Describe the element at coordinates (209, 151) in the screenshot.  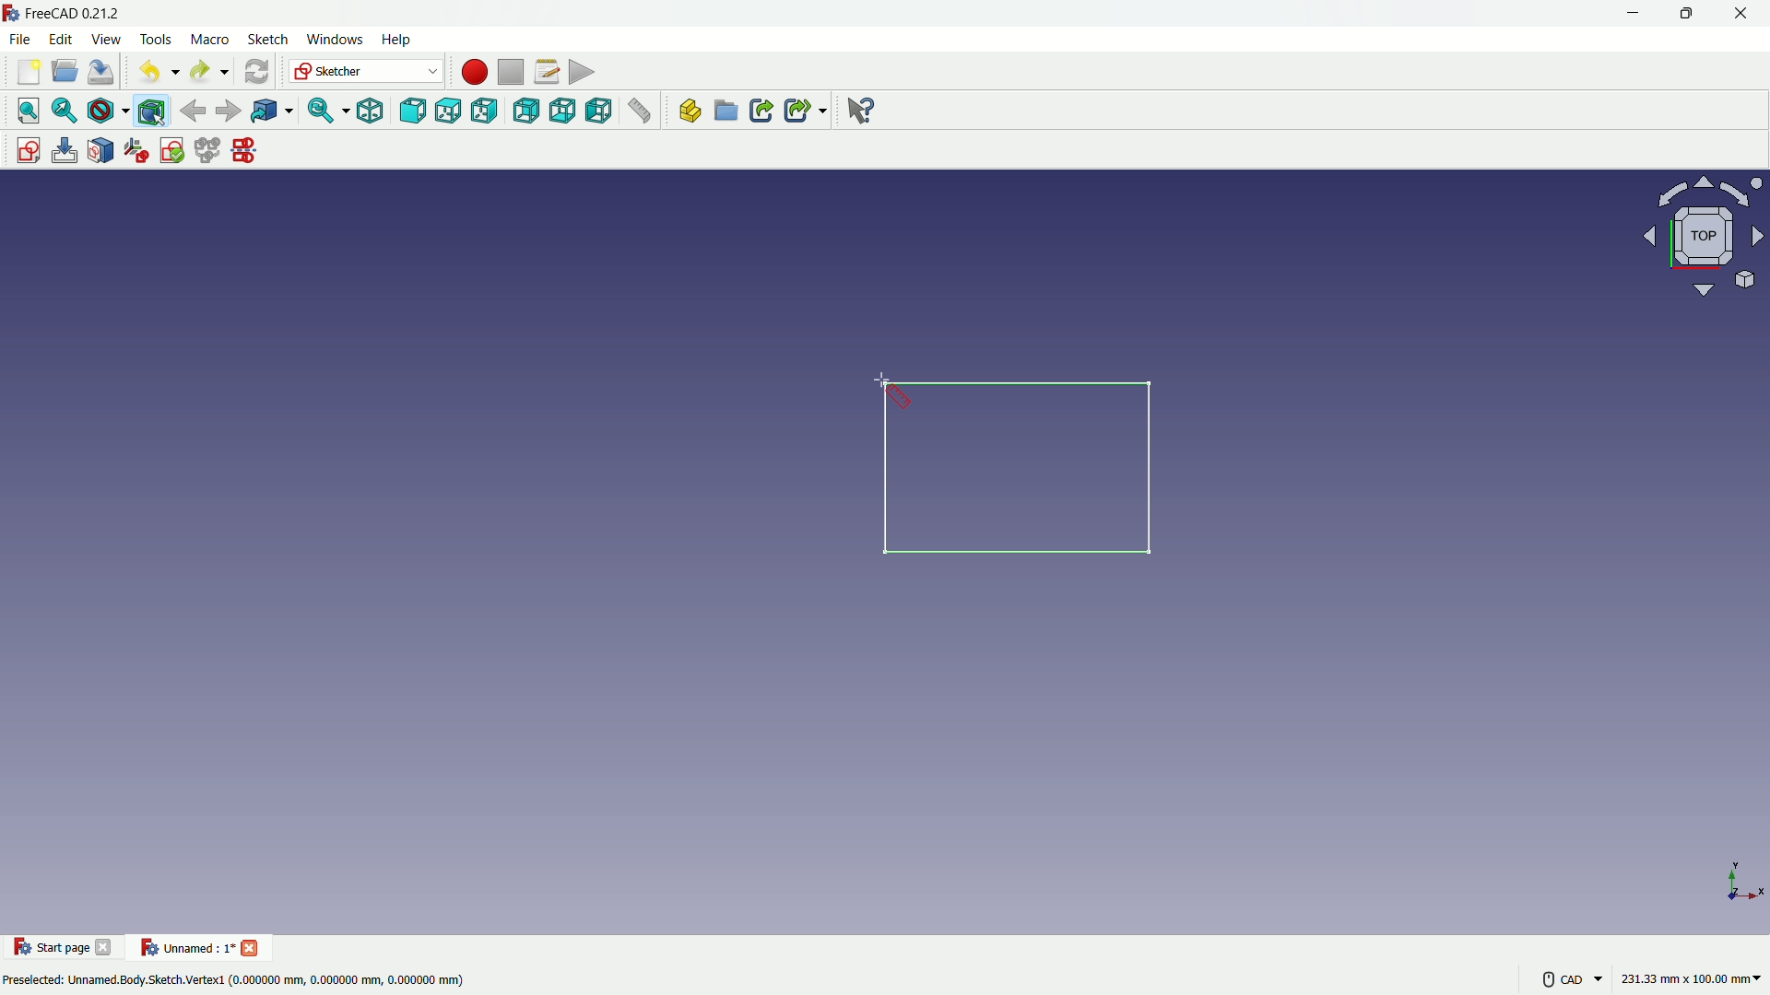
I see `merge sketches` at that location.